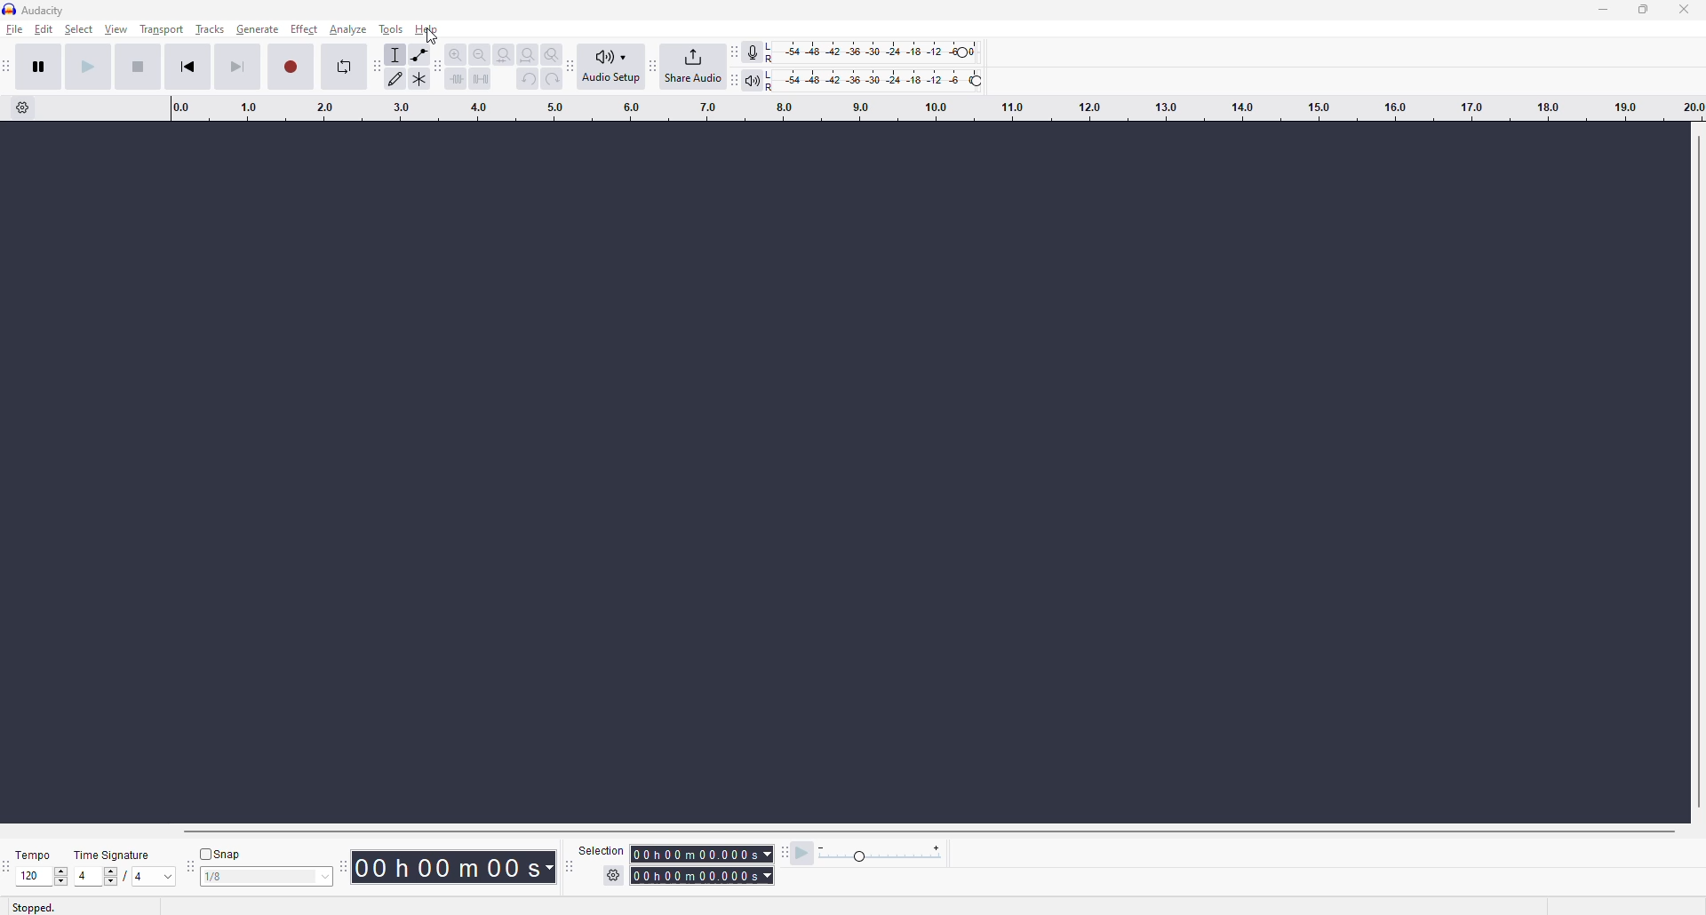 The height and width of the screenshot is (915, 1706). Describe the element at coordinates (705, 864) in the screenshot. I see `time` at that location.